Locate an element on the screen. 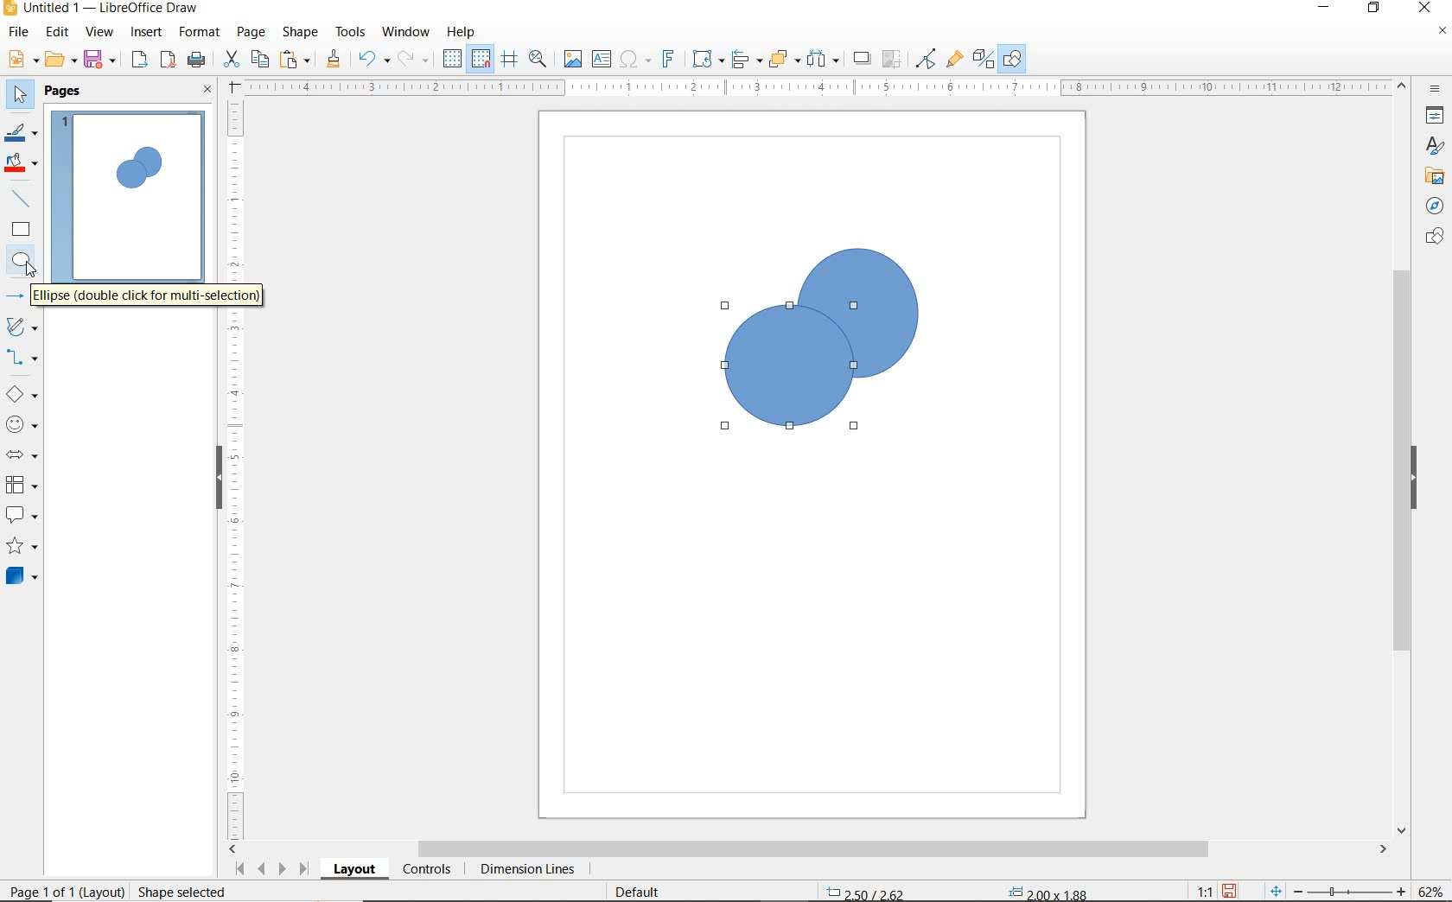 Image resolution: width=1452 pixels, height=902 pixels. PAGE is located at coordinates (251, 32).